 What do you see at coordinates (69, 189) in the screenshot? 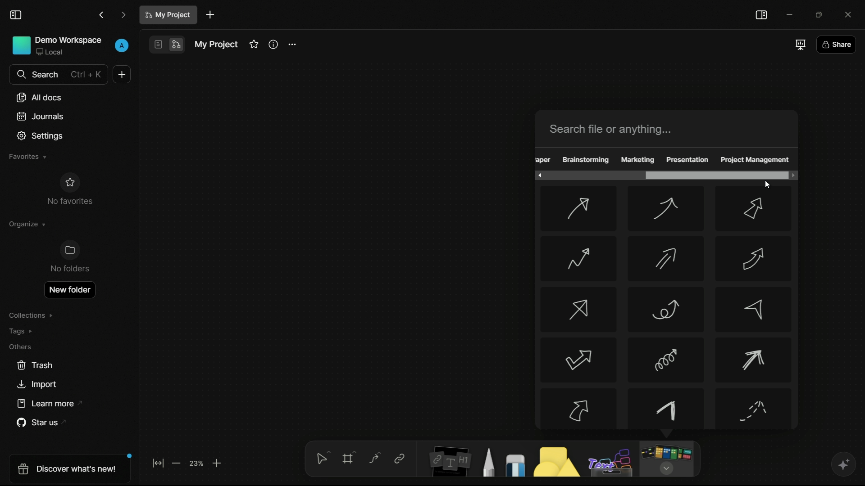
I see `no favorites` at bounding box center [69, 189].